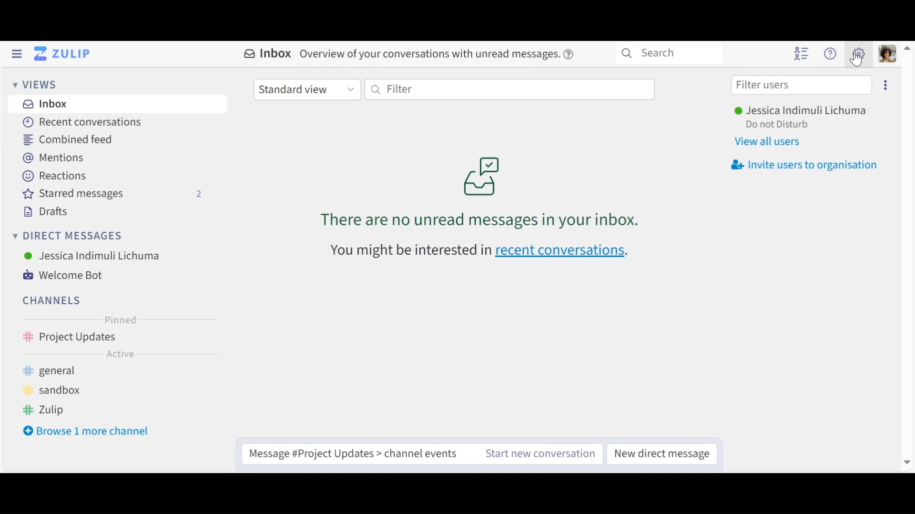 Image resolution: width=915 pixels, height=514 pixels. I want to click on Filter users, so click(802, 84).